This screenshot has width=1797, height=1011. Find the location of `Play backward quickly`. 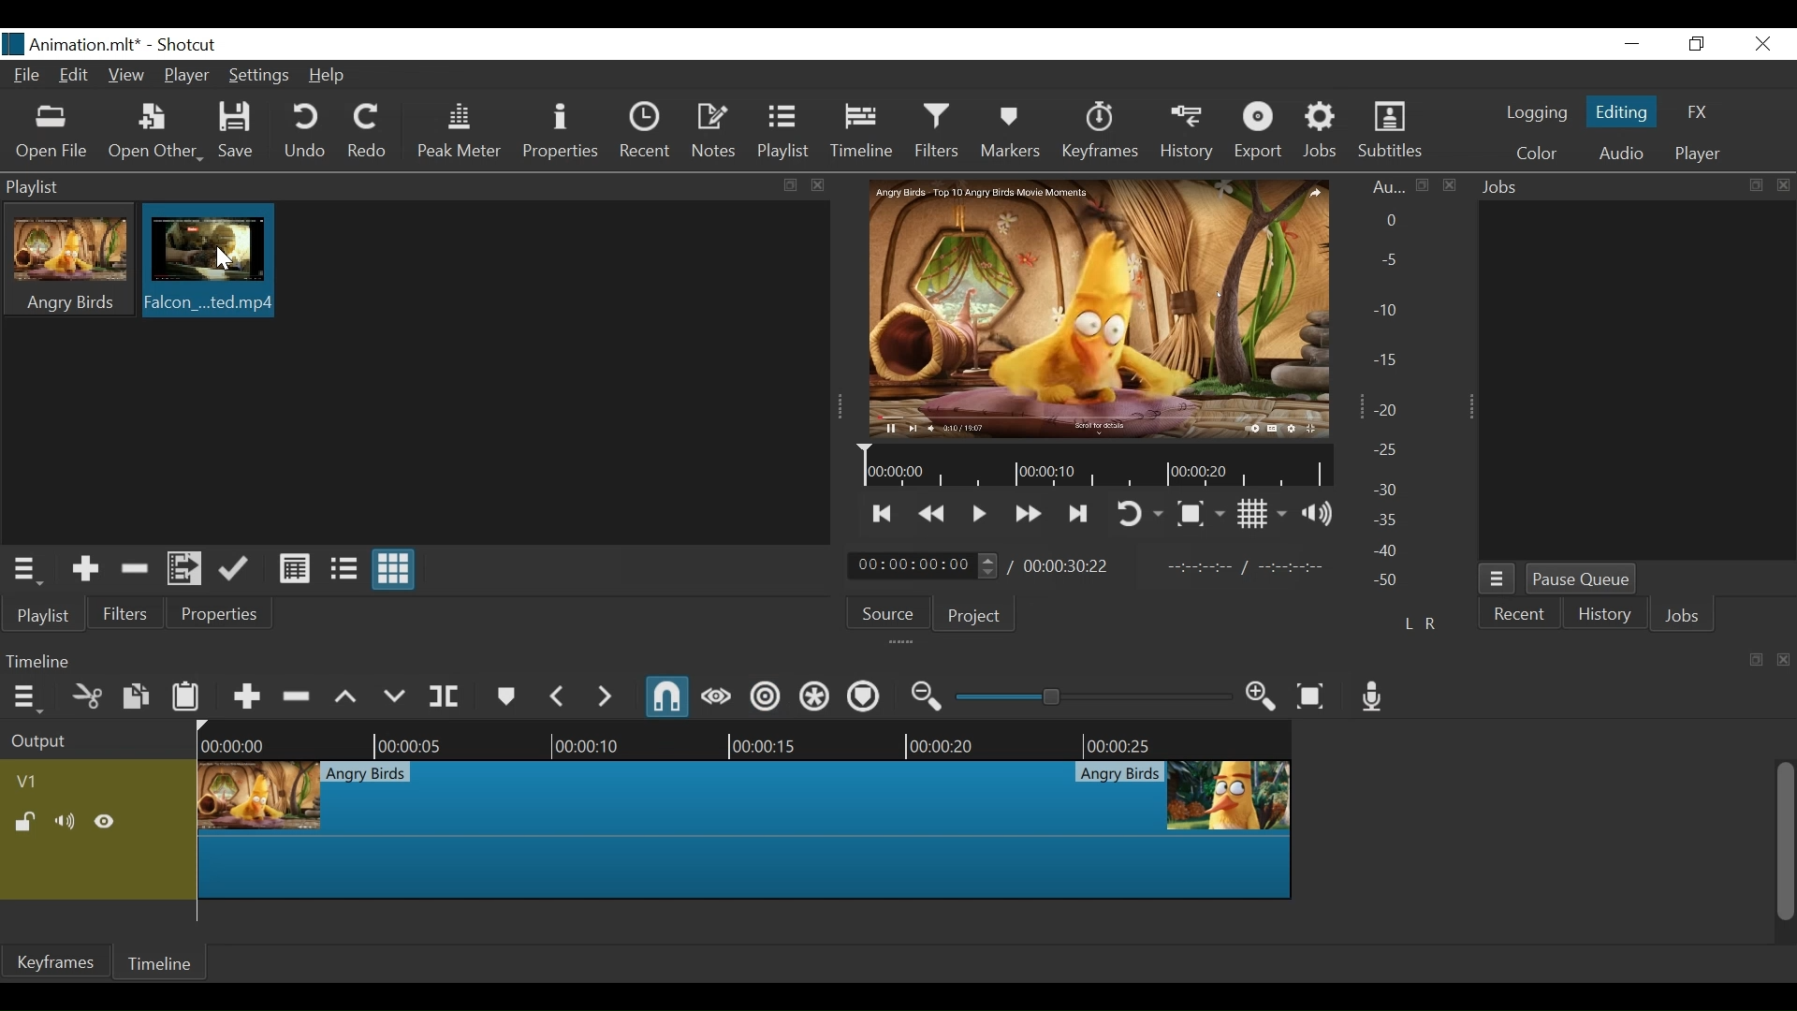

Play backward quickly is located at coordinates (930, 515).